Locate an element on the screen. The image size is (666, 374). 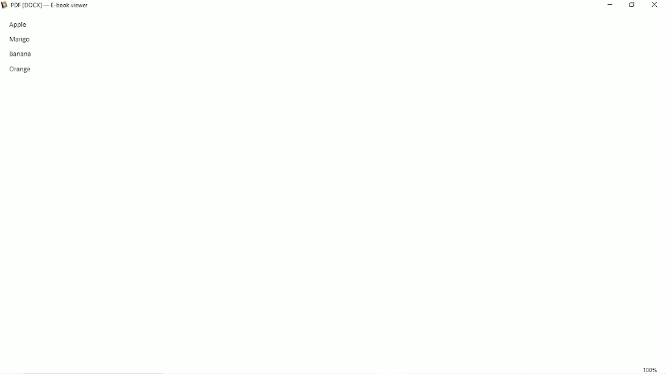
Apple is located at coordinates (23, 24).